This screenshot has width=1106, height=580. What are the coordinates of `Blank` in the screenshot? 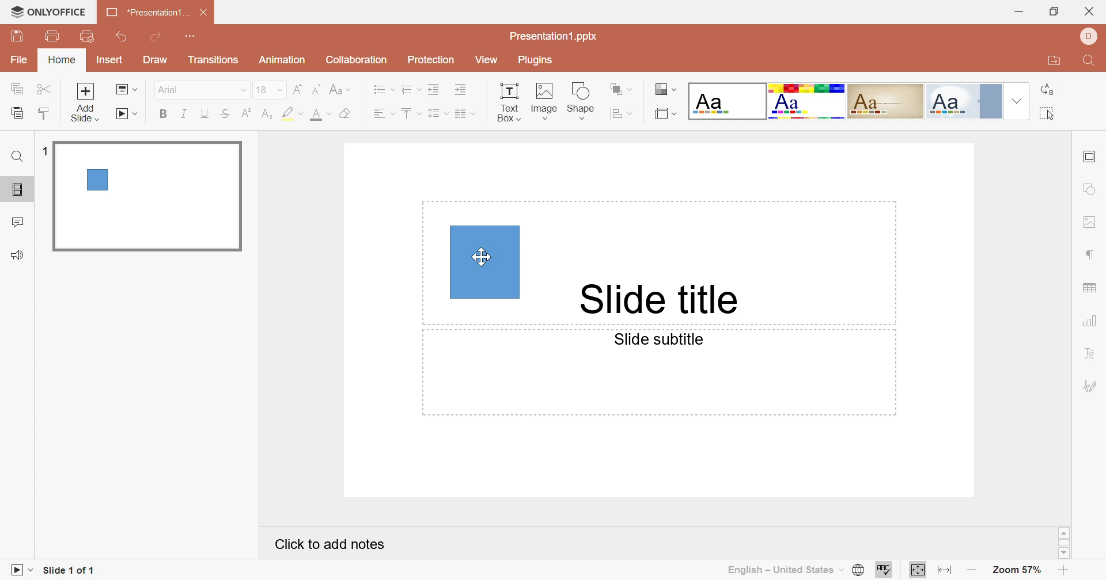 It's located at (726, 102).